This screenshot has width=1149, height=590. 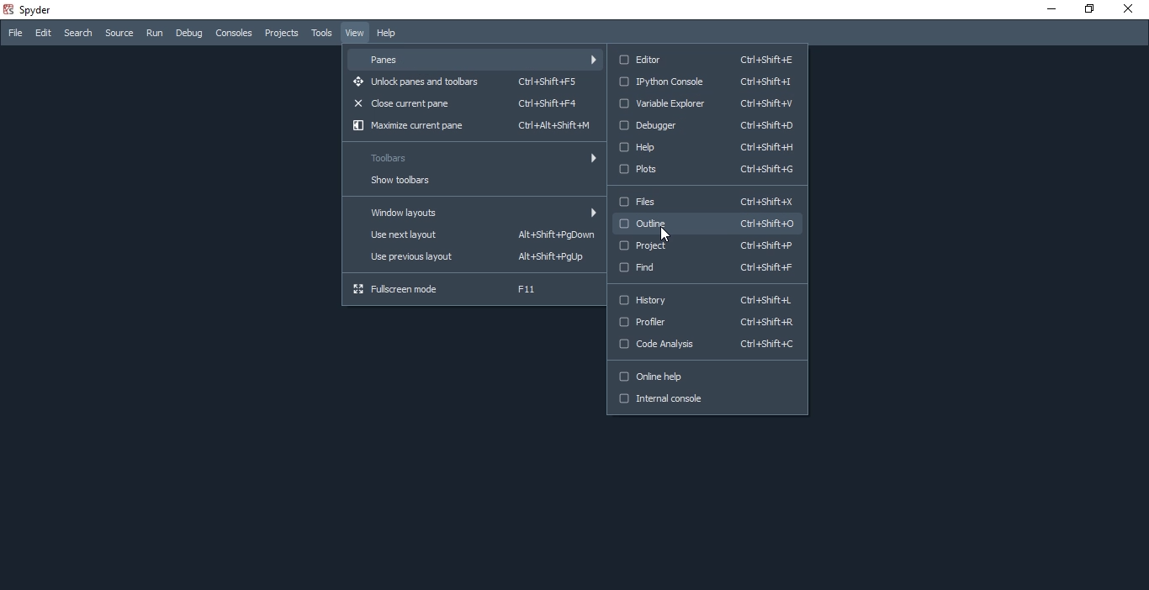 I want to click on Find, so click(x=706, y=271).